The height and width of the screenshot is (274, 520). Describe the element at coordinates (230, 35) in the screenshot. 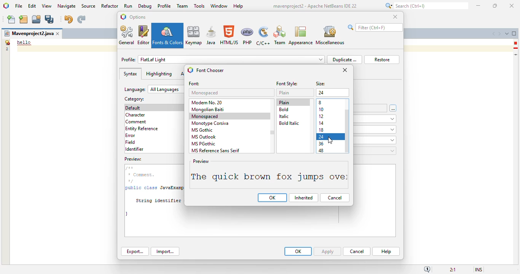

I see `HTML/JS` at that location.